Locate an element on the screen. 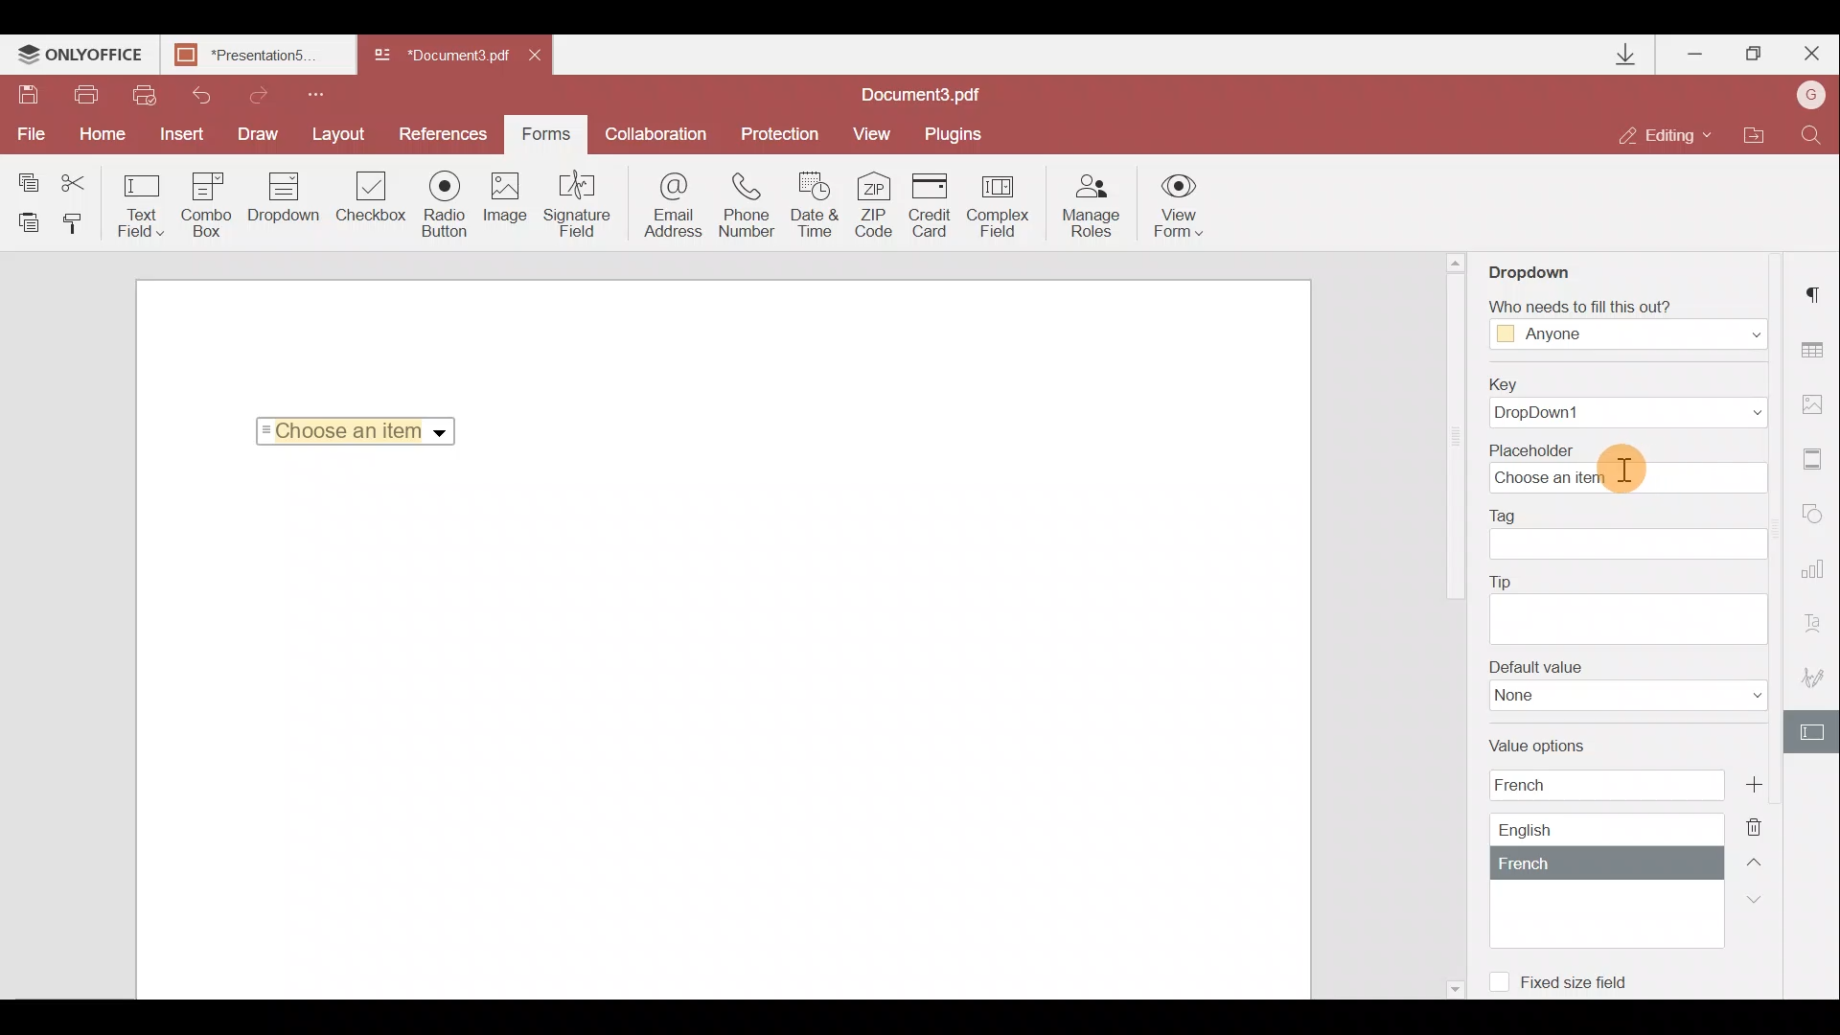 Image resolution: width=1840 pixels, height=1035 pixels. Insert is located at coordinates (177, 130).